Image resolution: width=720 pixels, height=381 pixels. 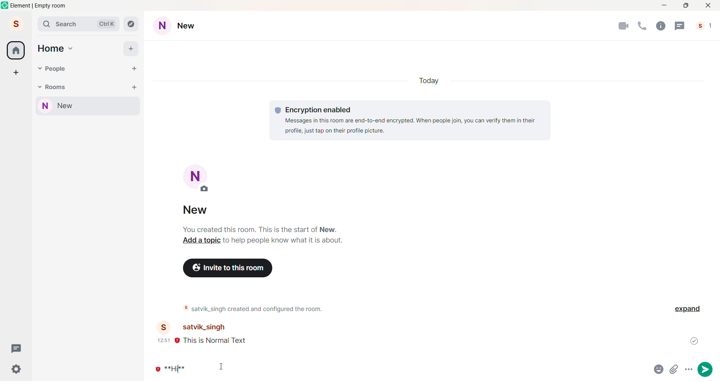 What do you see at coordinates (432, 81) in the screenshot?
I see `Today` at bounding box center [432, 81].